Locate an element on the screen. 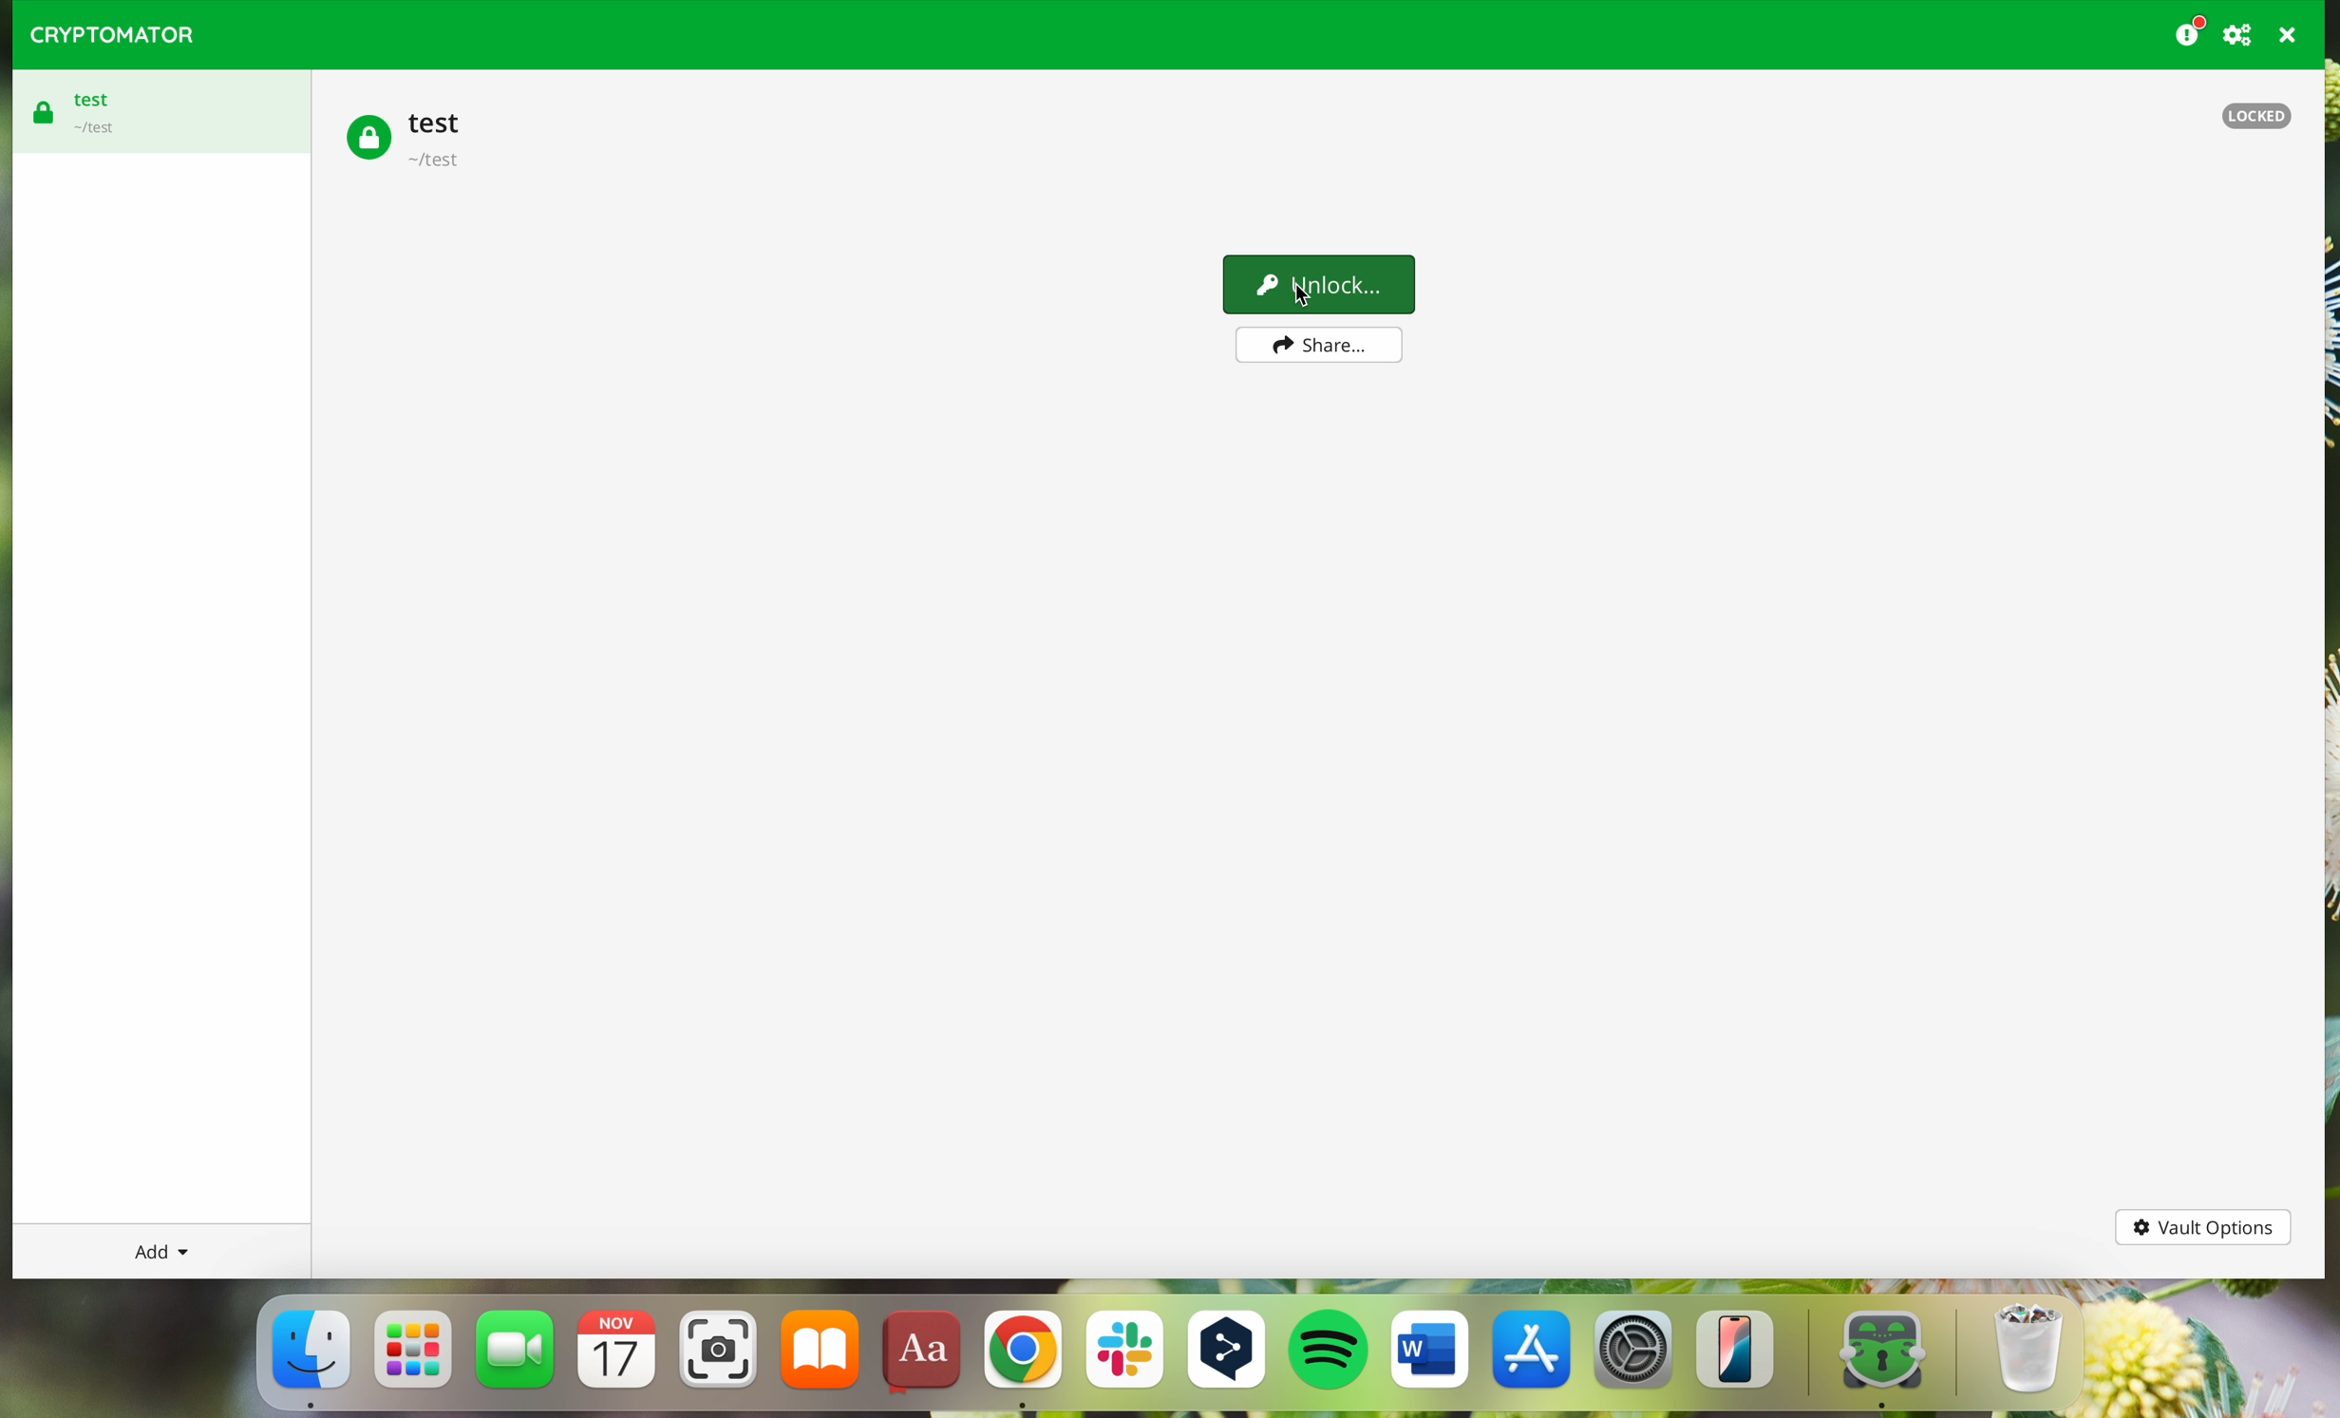 The height and width of the screenshot is (1418, 2340). screenshot is located at coordinates (718, 1357).